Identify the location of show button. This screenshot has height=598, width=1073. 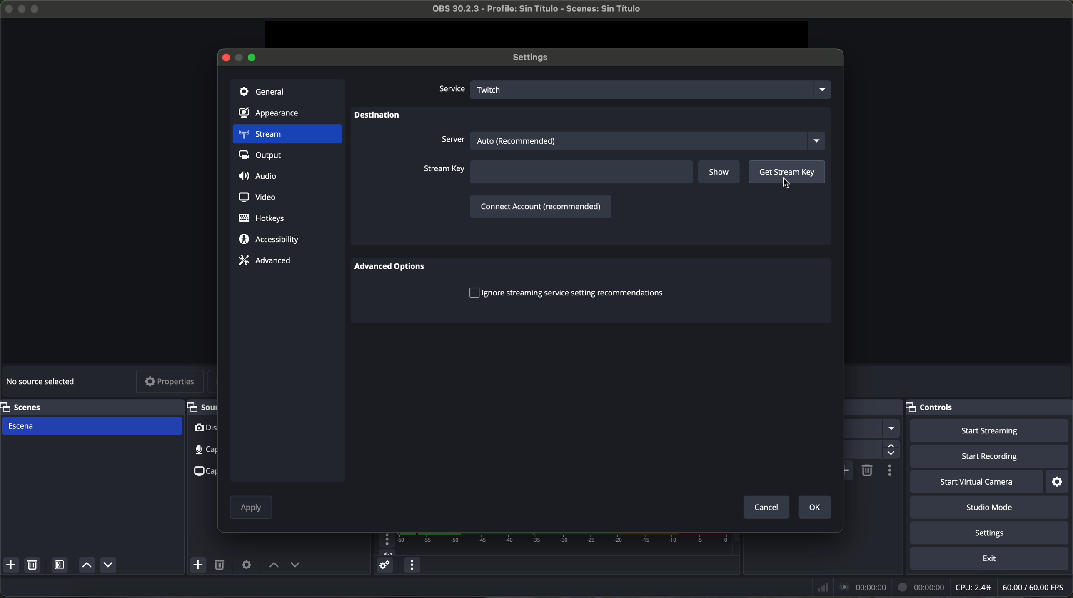
(720, 173).